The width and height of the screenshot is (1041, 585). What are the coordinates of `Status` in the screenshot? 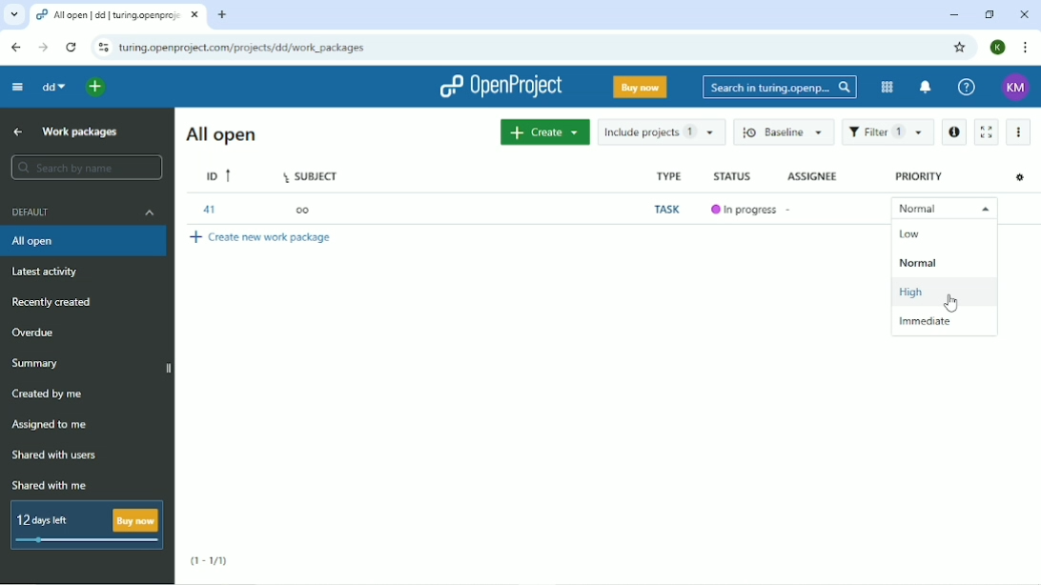 It's located at (735, 177).